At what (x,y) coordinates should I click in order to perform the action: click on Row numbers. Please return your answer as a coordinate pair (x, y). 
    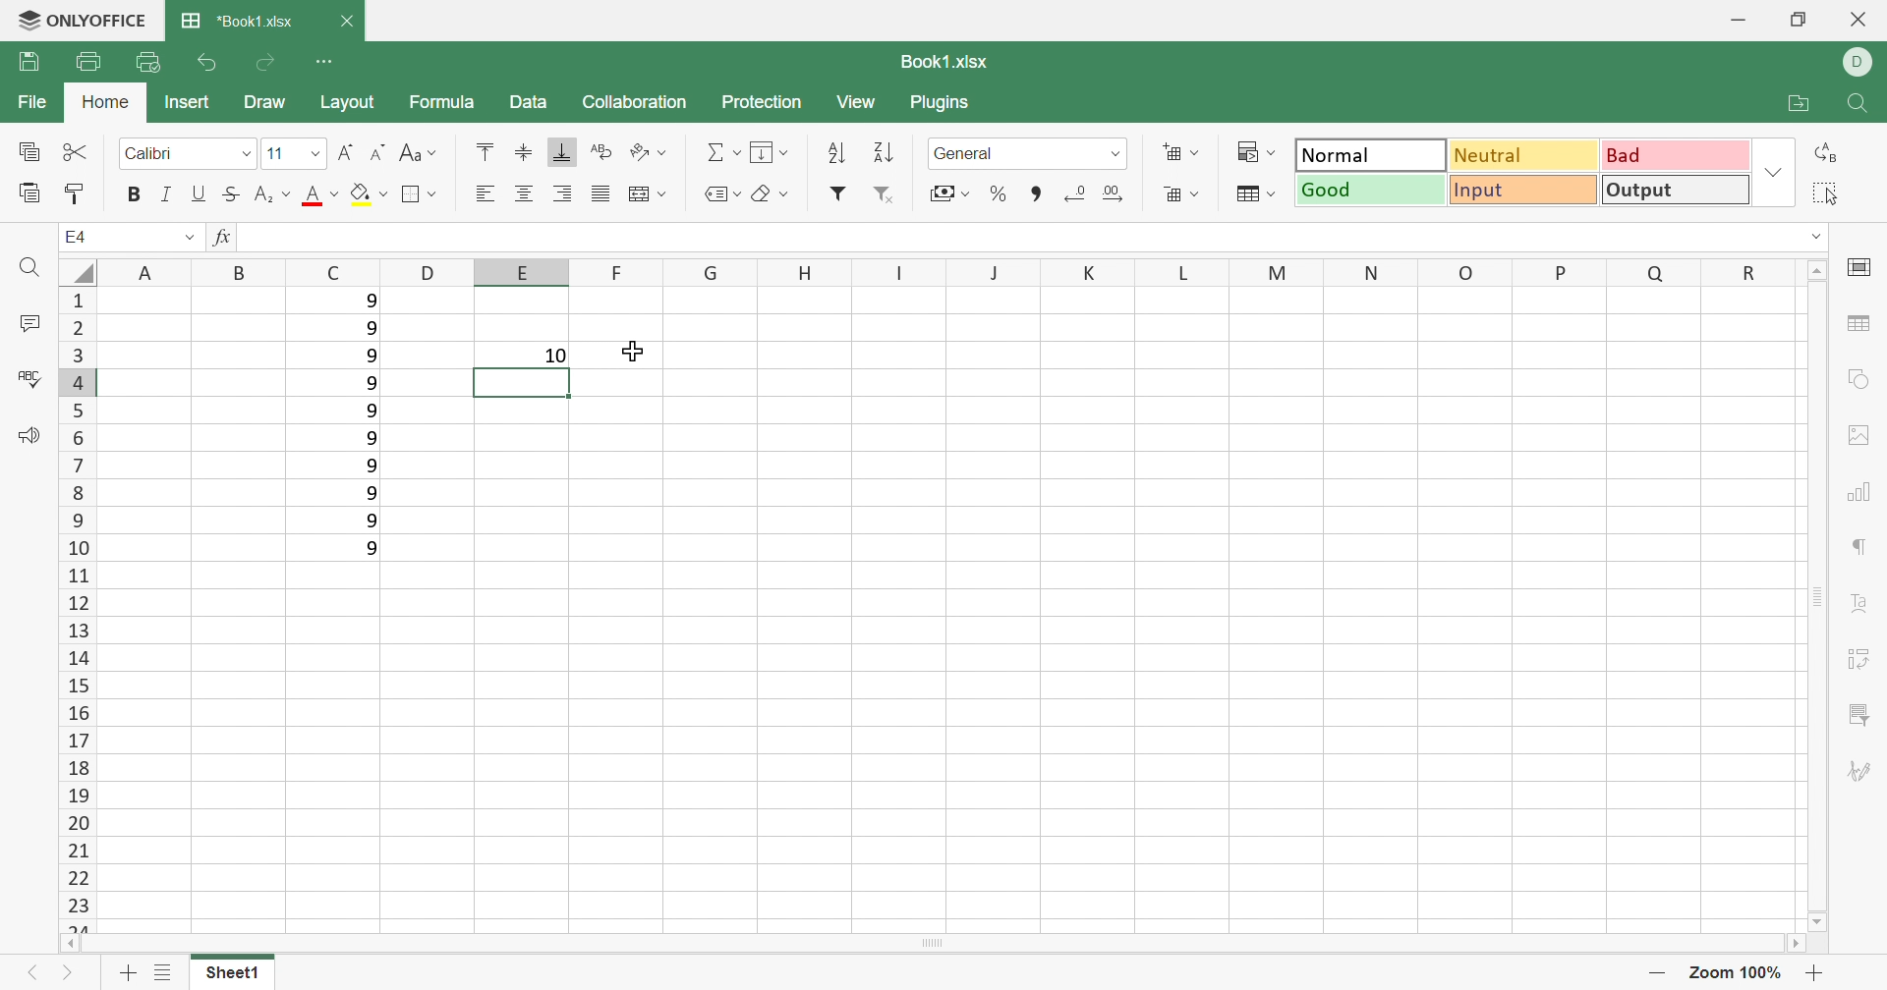
    Looking at the image, I should click on (76, 609).